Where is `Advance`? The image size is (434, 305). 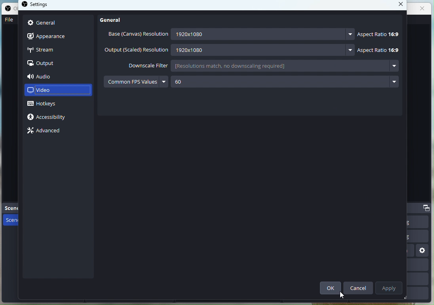 Advance is located at coordinates (46, 130).